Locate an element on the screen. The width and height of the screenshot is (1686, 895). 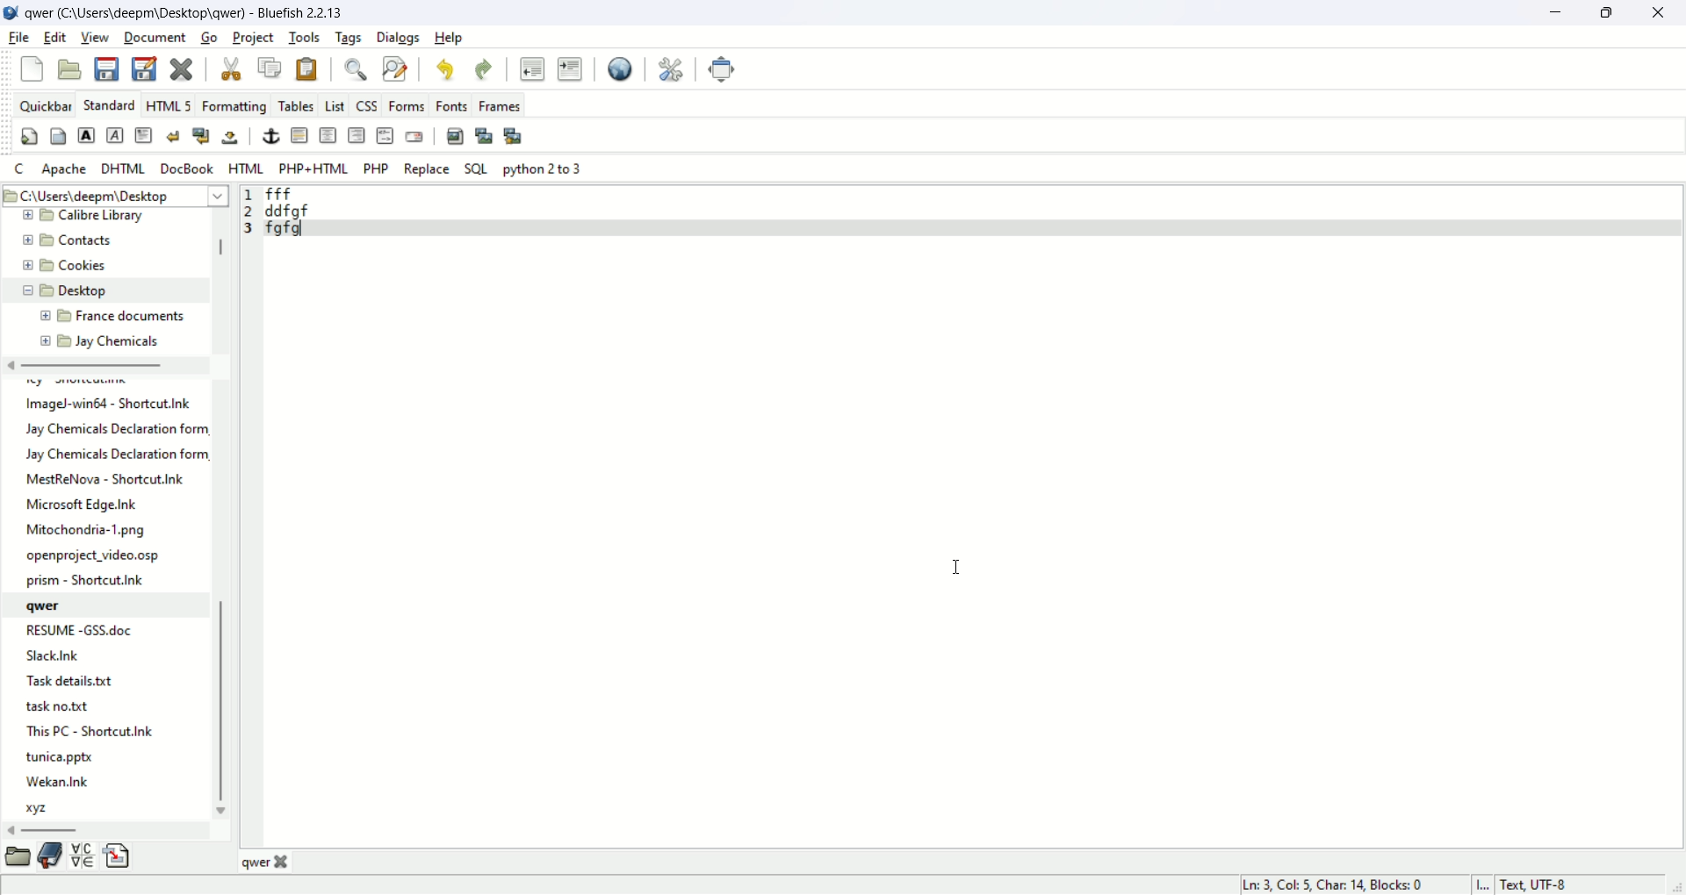
right justify is located at coordinates (357, 133).